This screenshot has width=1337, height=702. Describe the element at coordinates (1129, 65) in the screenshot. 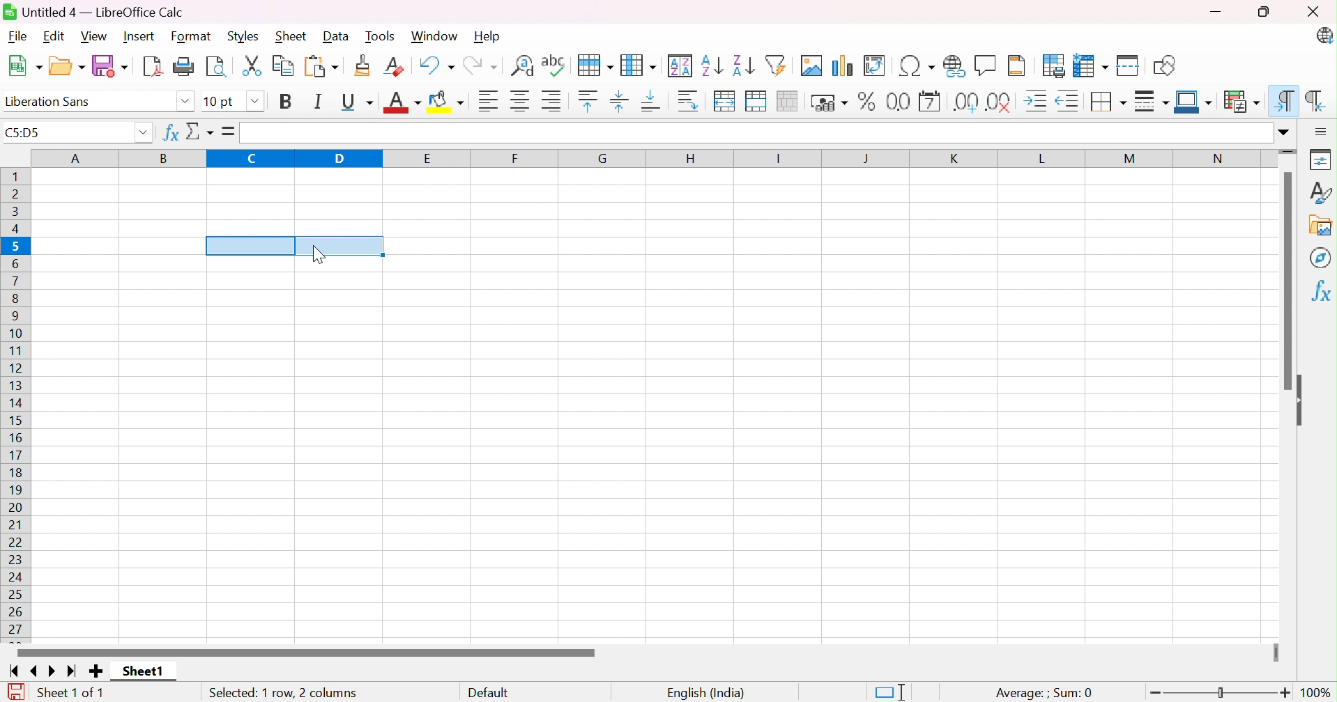

I see `Split Window` at that location.